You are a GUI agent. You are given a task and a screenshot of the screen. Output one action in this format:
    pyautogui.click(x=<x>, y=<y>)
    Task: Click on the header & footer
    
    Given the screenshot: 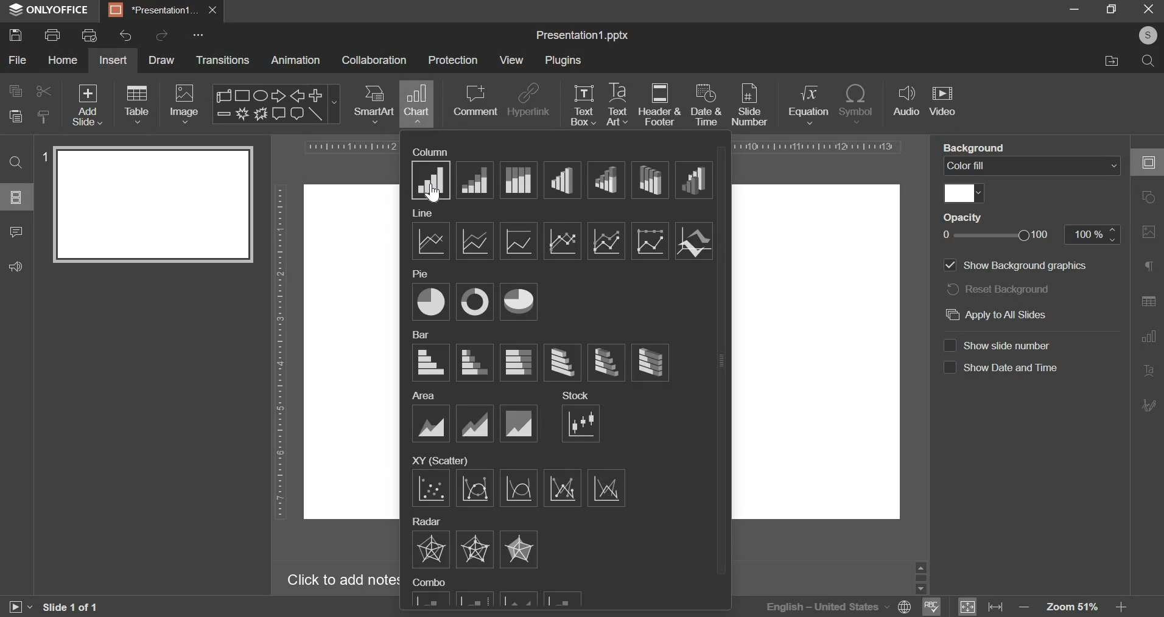 What is the action you would take?
    pyautogui.click(x=659, y=105)
    